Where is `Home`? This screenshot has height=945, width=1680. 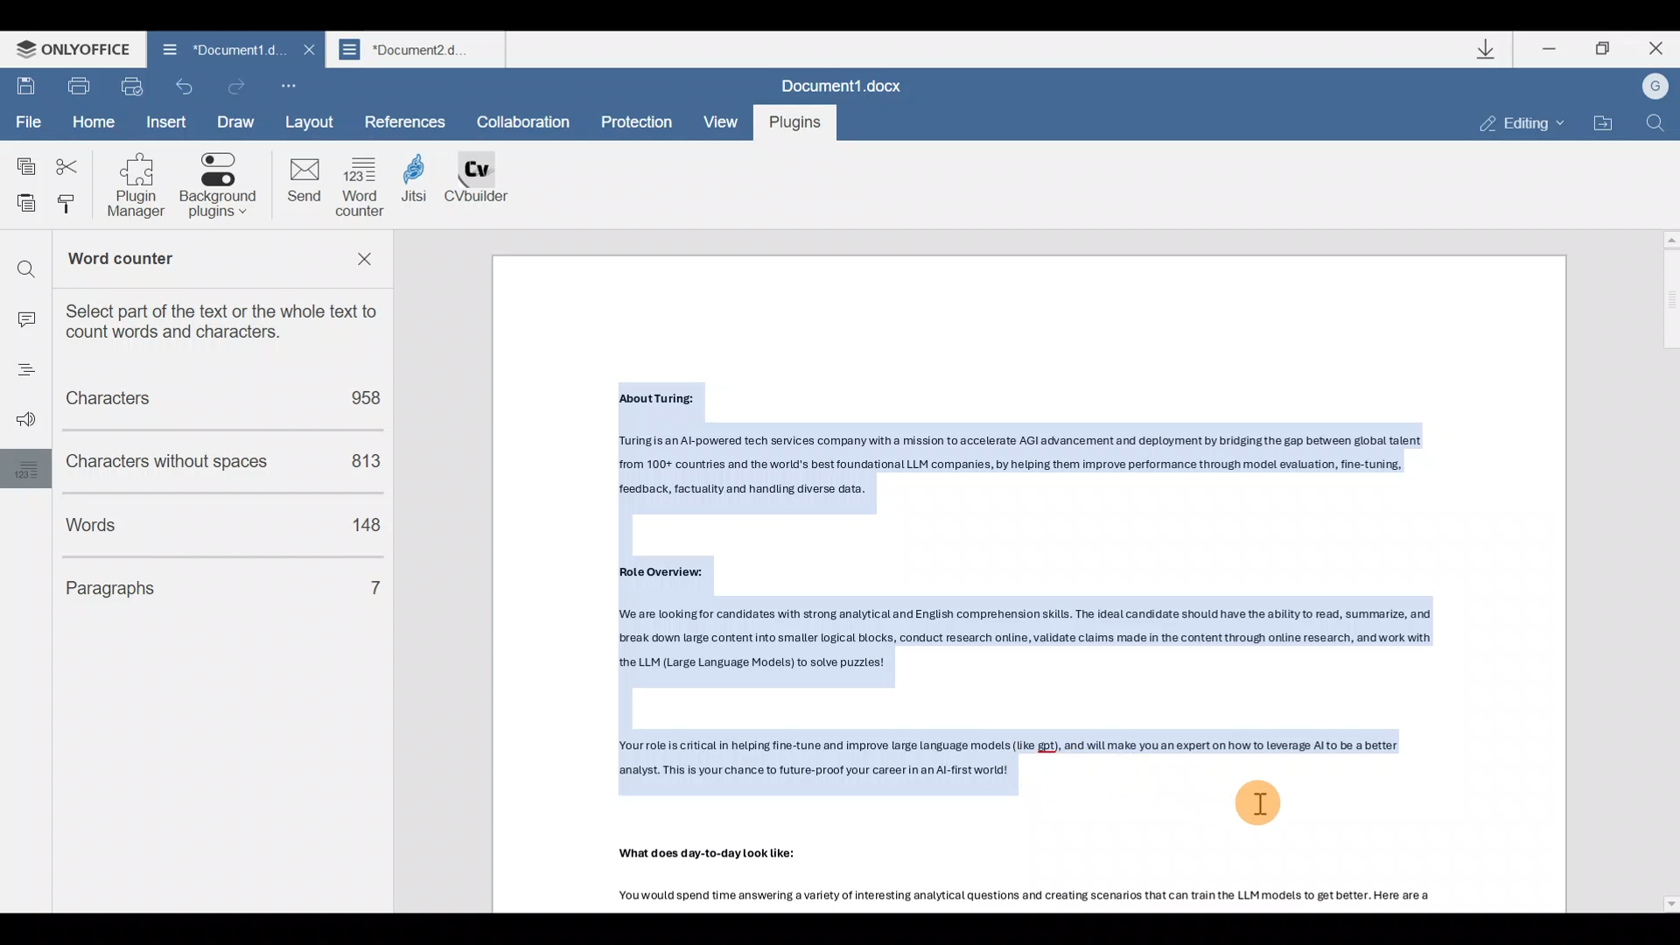
Home is located at coordinates (93, 121).